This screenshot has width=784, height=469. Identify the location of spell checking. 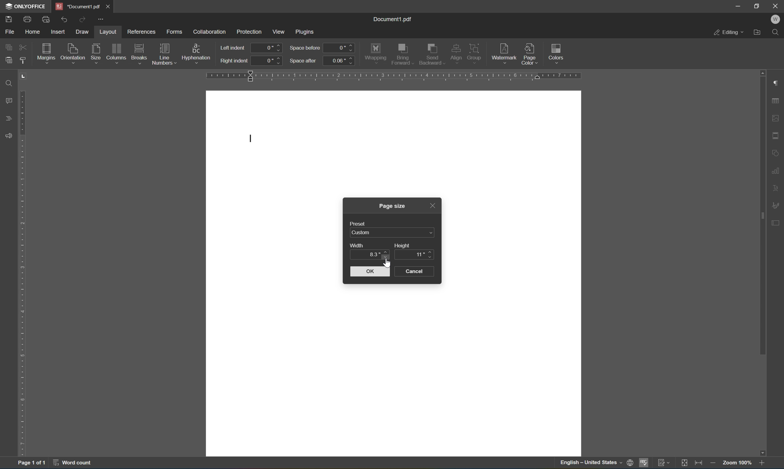
(644, 463).